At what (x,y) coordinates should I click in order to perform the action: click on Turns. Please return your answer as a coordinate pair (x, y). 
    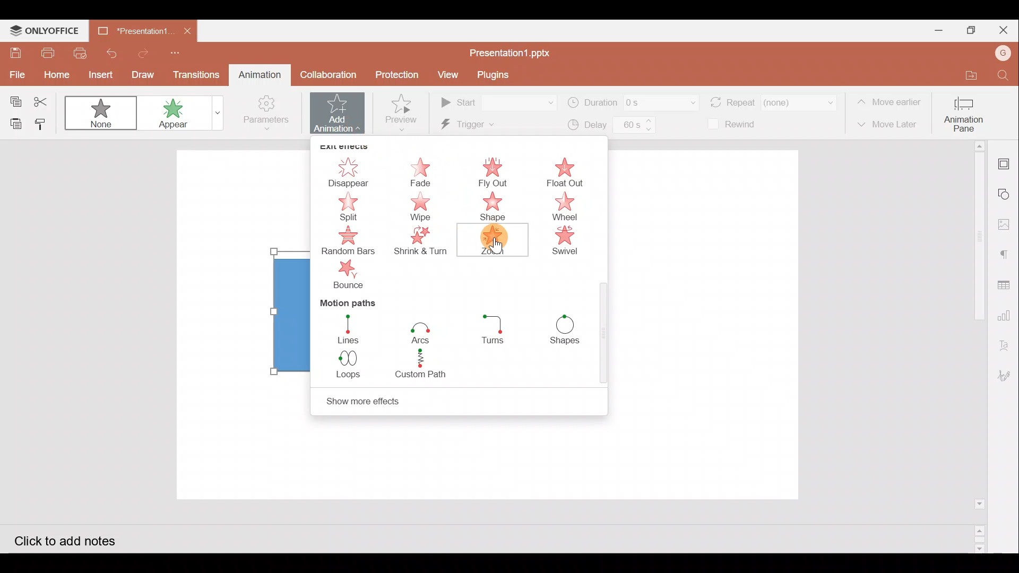
    Looking at the image, I should click on (496, 332).